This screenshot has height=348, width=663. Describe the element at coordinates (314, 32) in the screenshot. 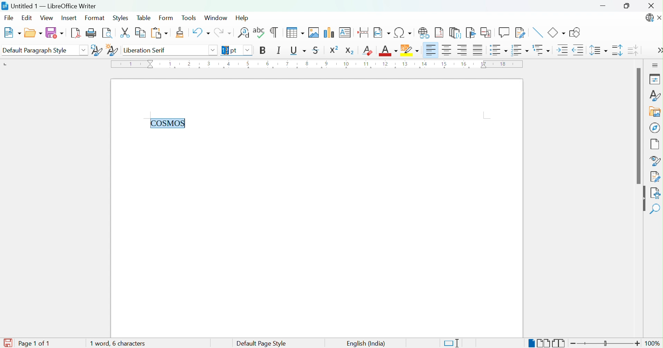

I see `Insert Image` at that location.